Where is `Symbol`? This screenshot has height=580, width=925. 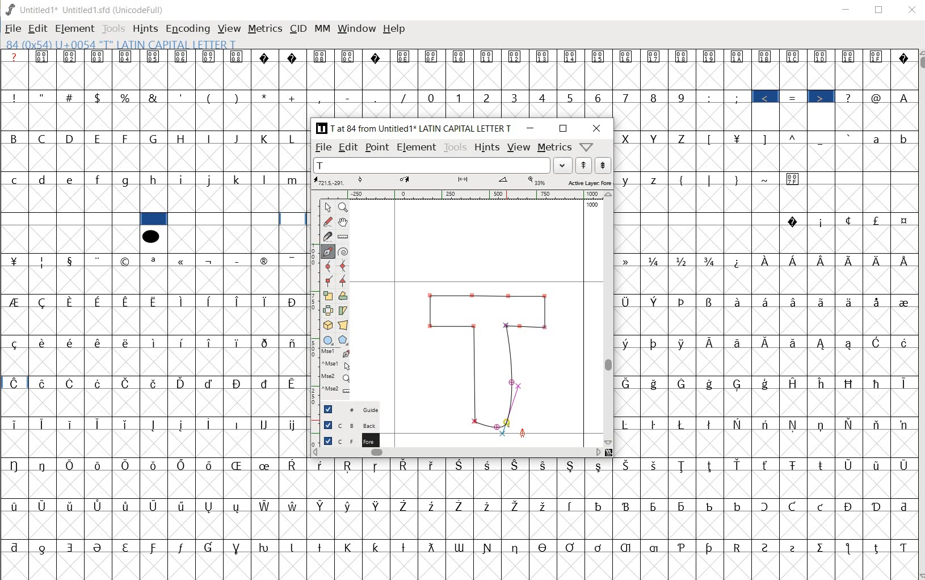 Symbol is located at coordinates (654, 425).